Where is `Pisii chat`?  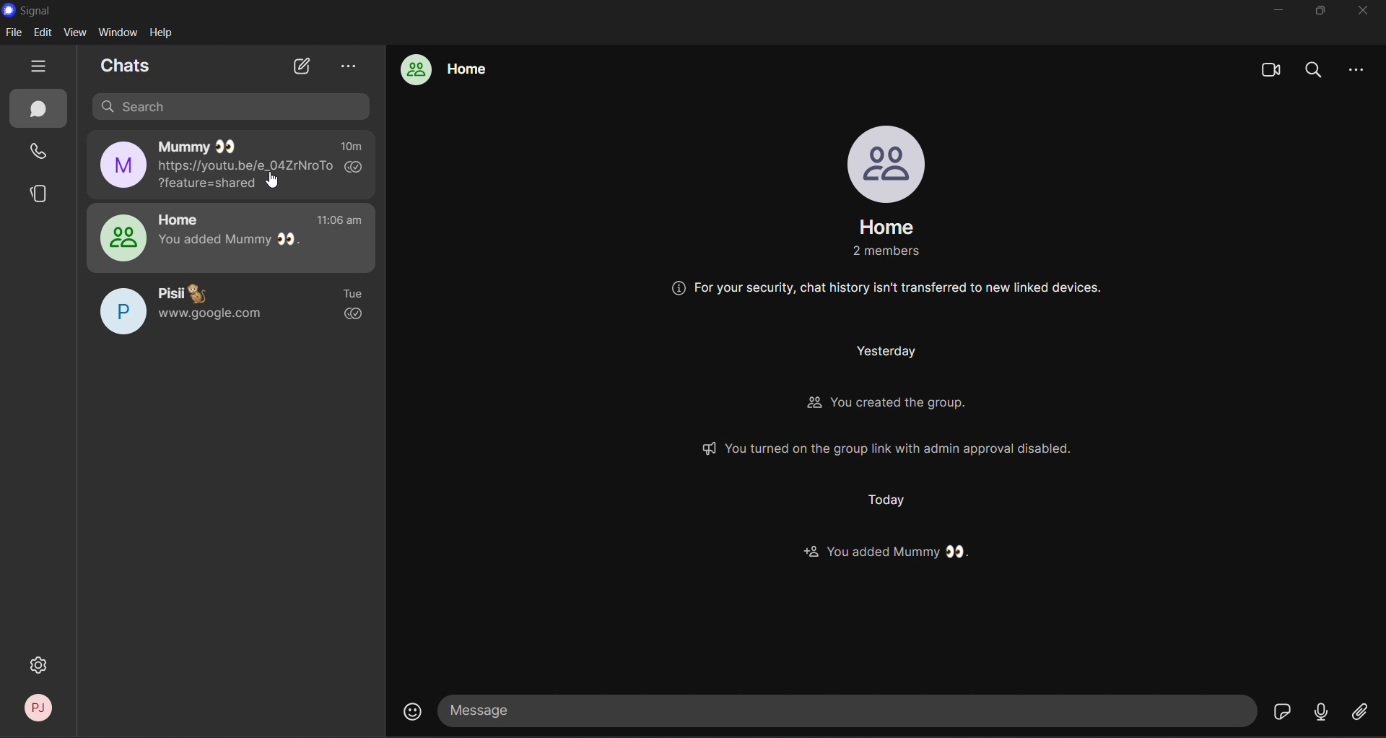
Pisii chat is located at coordinates (230, 310).